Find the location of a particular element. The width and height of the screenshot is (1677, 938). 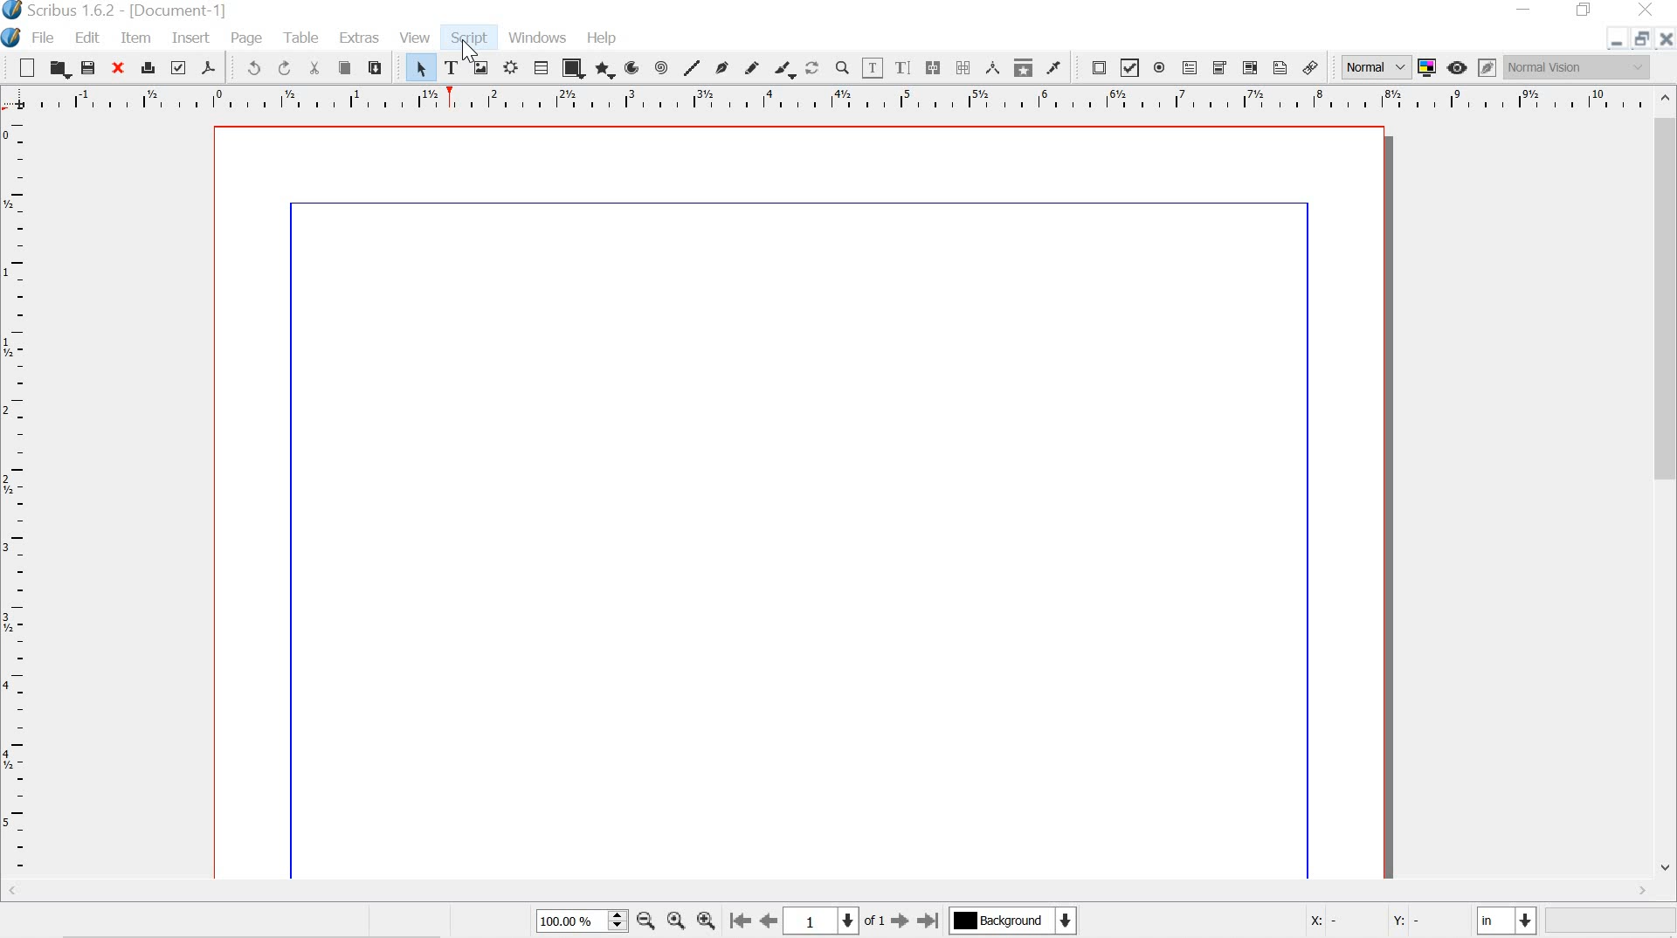

close document is located at coordinates (1667, 38).